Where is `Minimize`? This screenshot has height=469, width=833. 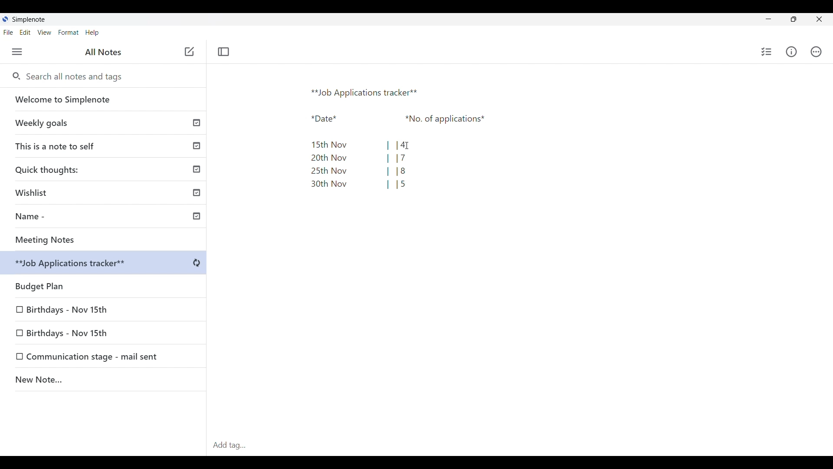 Minimize is located at coordinates (768, 19).